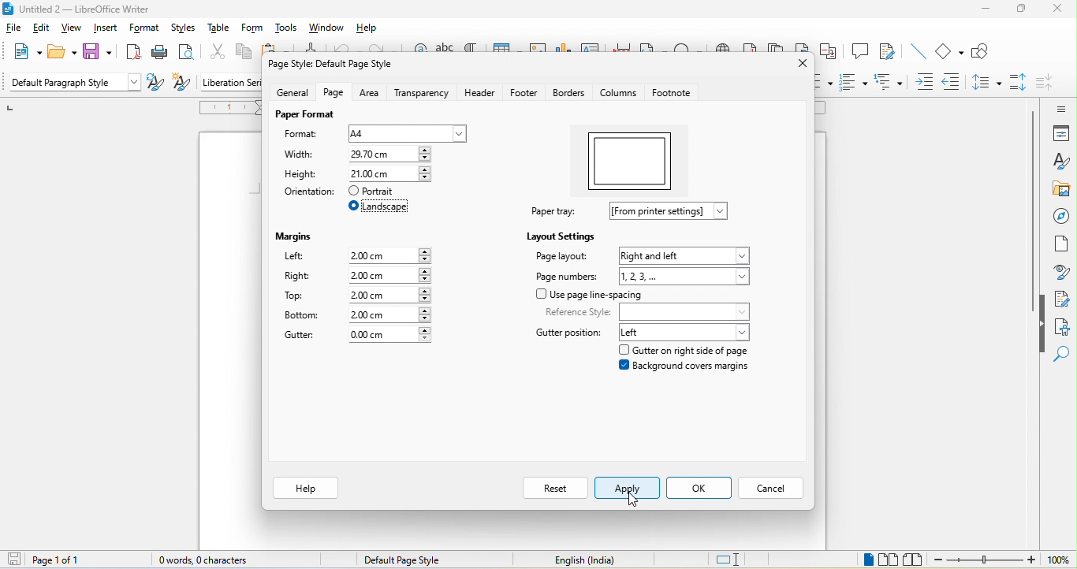 The height and width of the screenshot is (569, 1077). Describe the element at coordinates (1031, 212) in the screenshot. I see `vertical scroll bar` at that location.